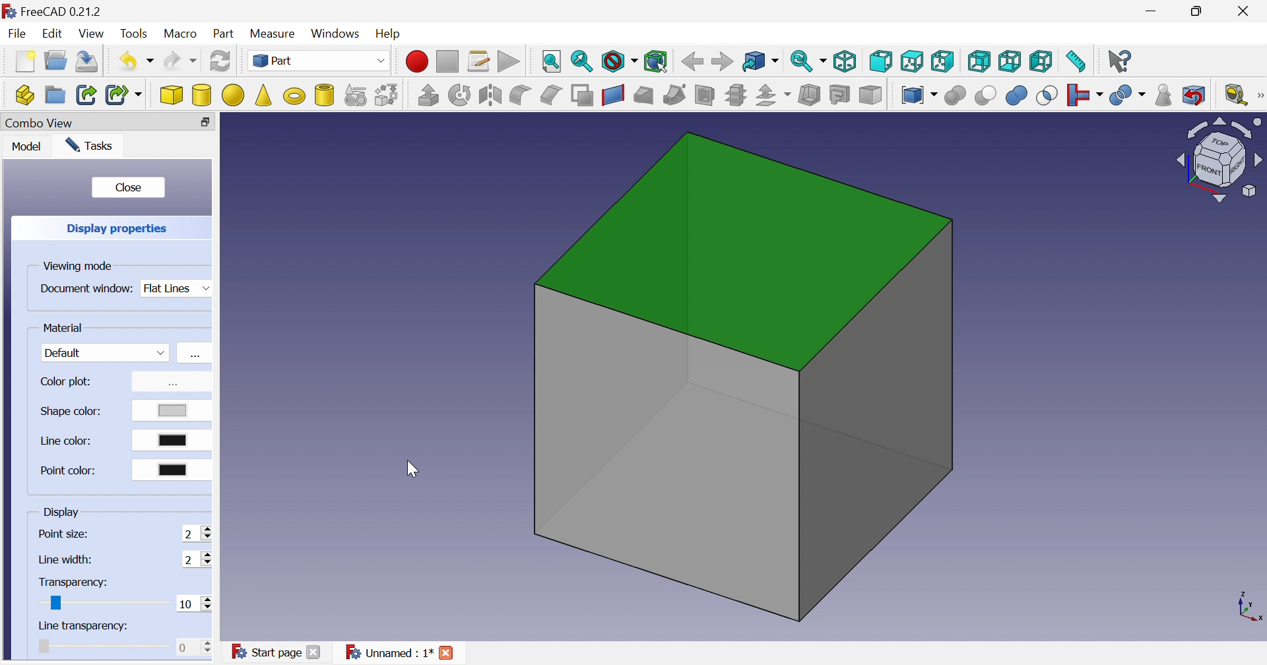 This screenshot has width=1267, height=665. What do you see at coordinates (174, 469) in the screenshot?
I see `Select color` at bounding box center [174, 469].